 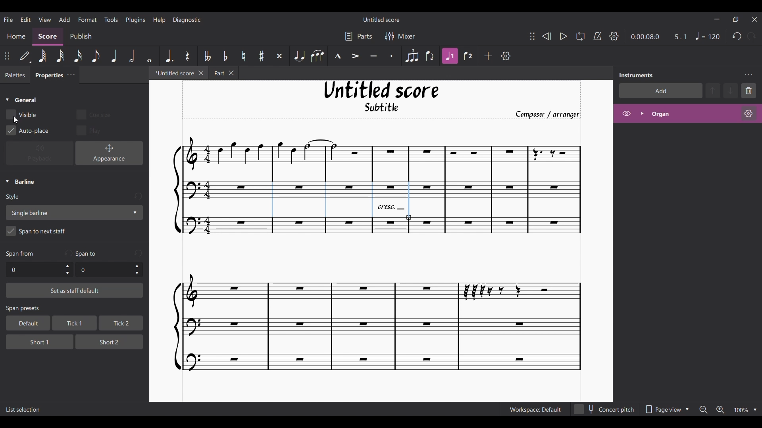 I want to click on Parts settings, so click(x=359, y=36).